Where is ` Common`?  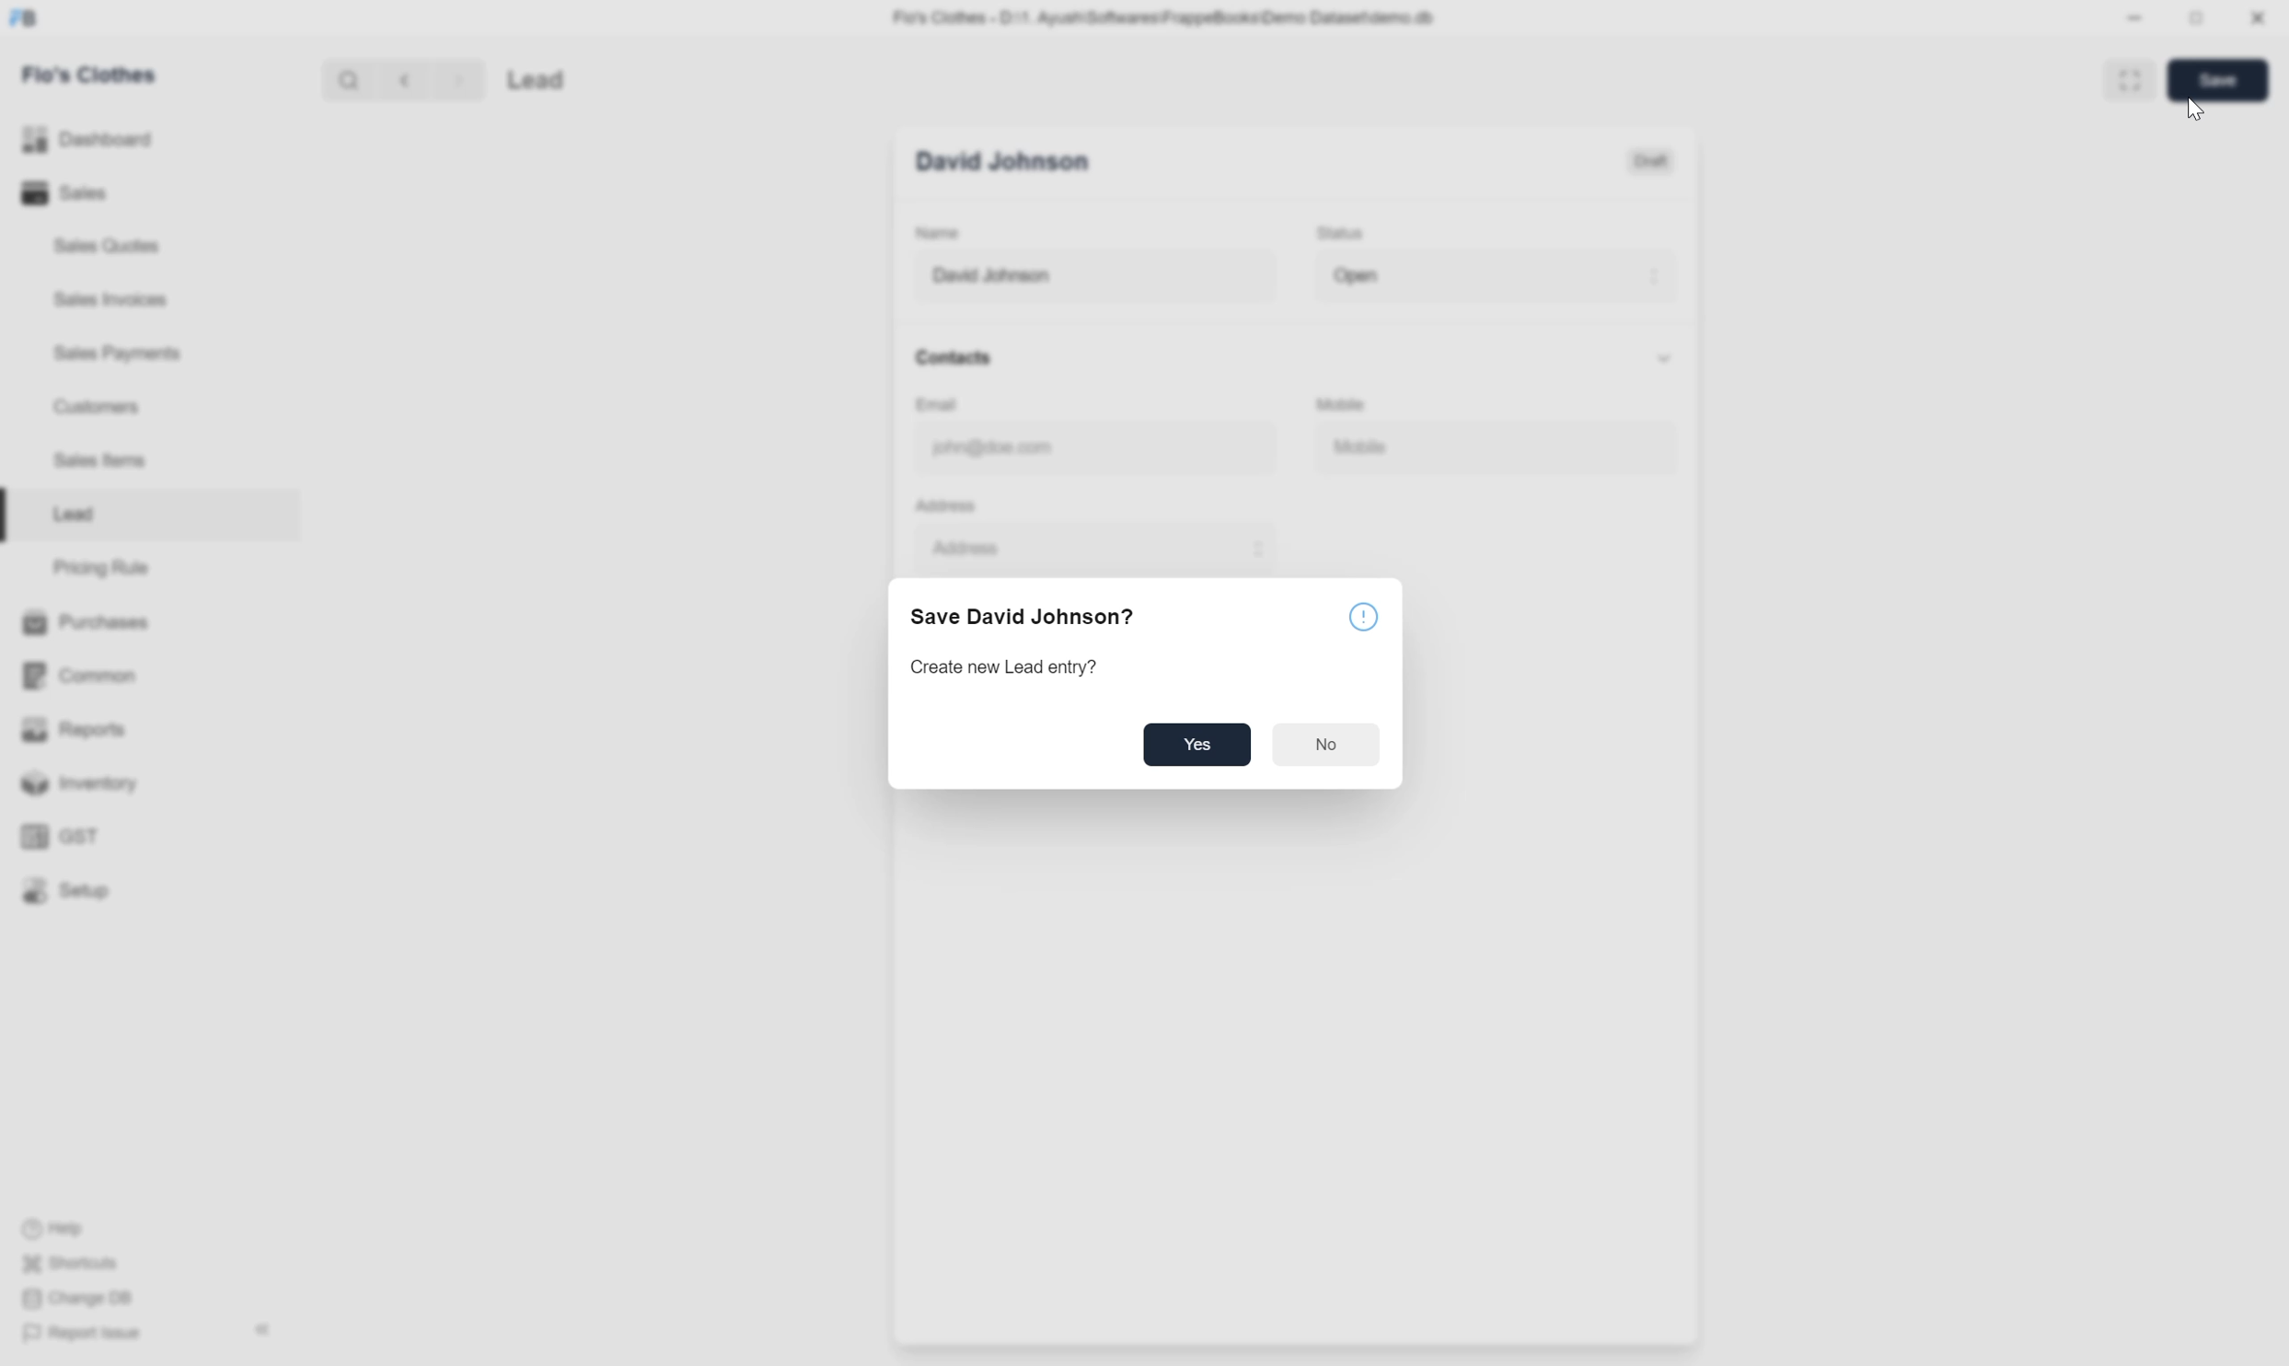
 Common is located at coordinates (77, 676).